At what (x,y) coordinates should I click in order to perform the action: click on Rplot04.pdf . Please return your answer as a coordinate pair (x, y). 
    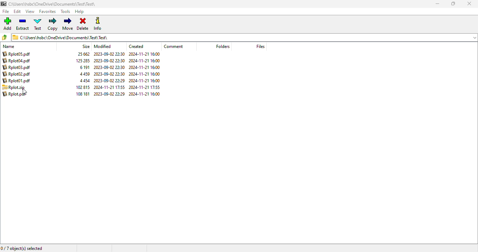
    Looking at the image, I should click on (18, 61).